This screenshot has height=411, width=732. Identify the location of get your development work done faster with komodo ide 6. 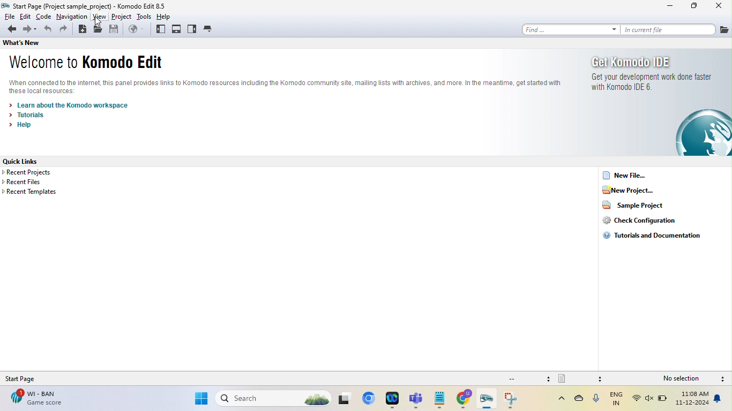
(649, 86).